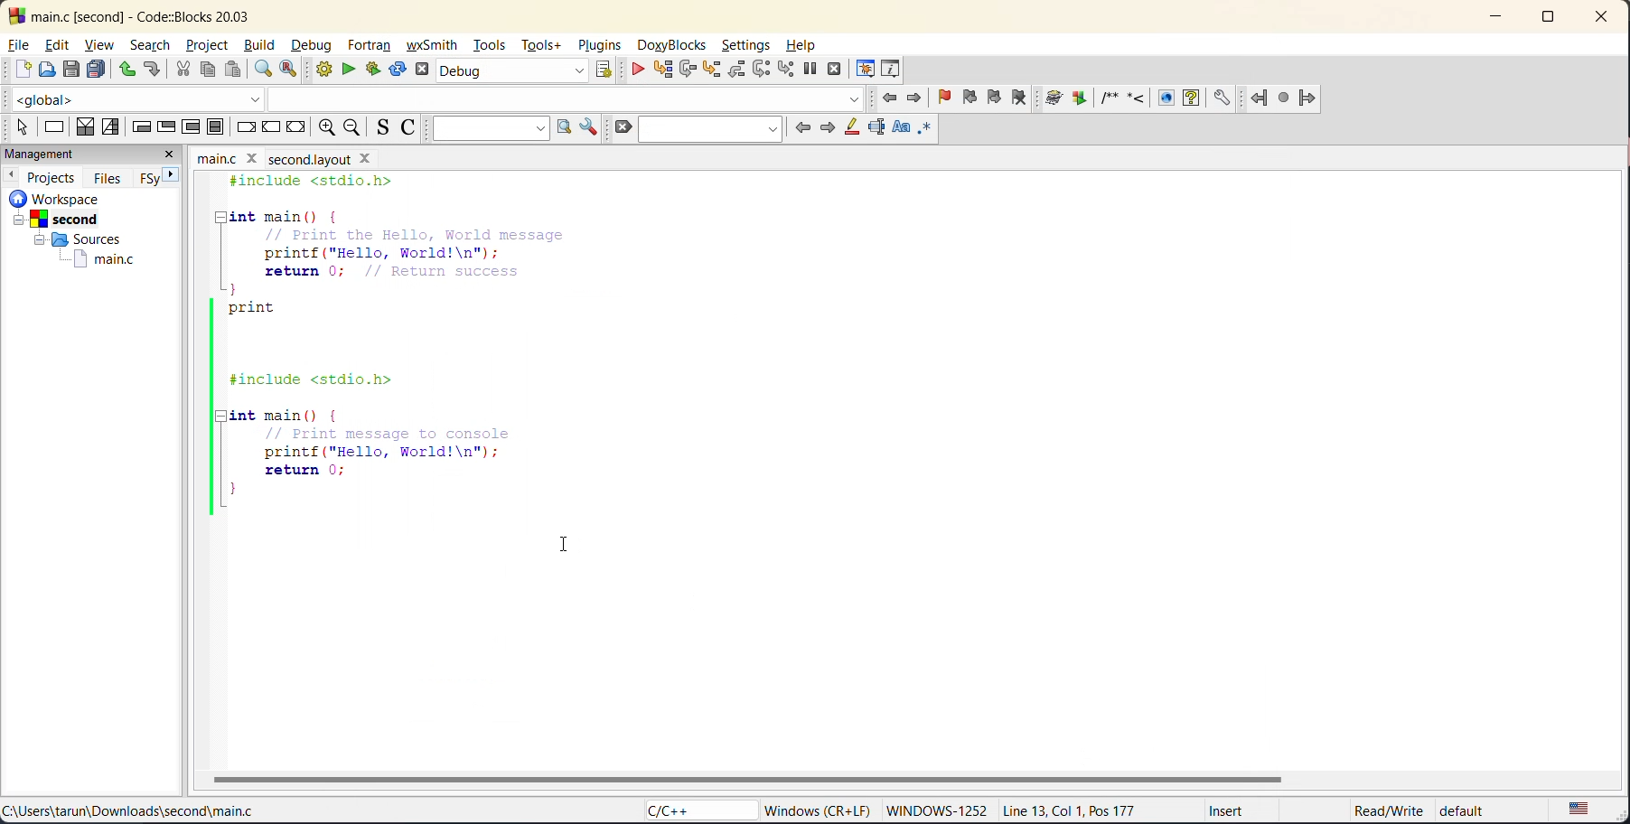 The image size is (1630, 824). What do you see at coordinates (936, 811) in the screenshot?
I see `windows-1252` at bounding box center [936, 811].